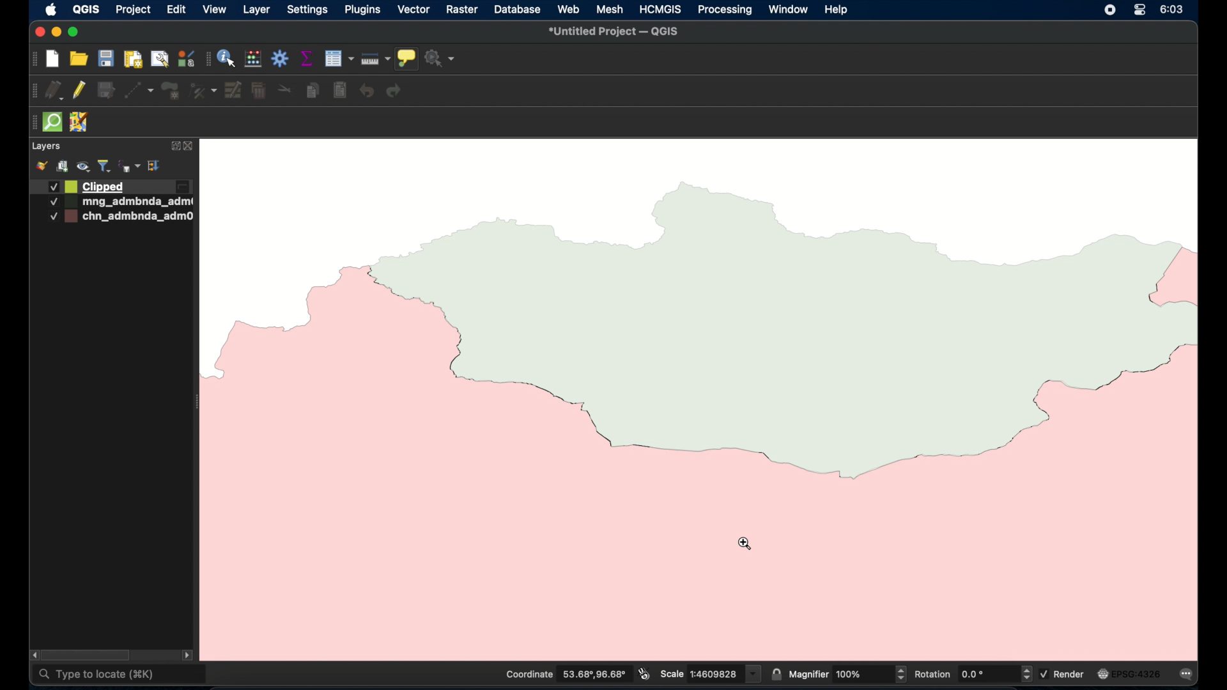 This screenshot has width=1227, height=690. I want to click on apple icon, so click(52, 10).